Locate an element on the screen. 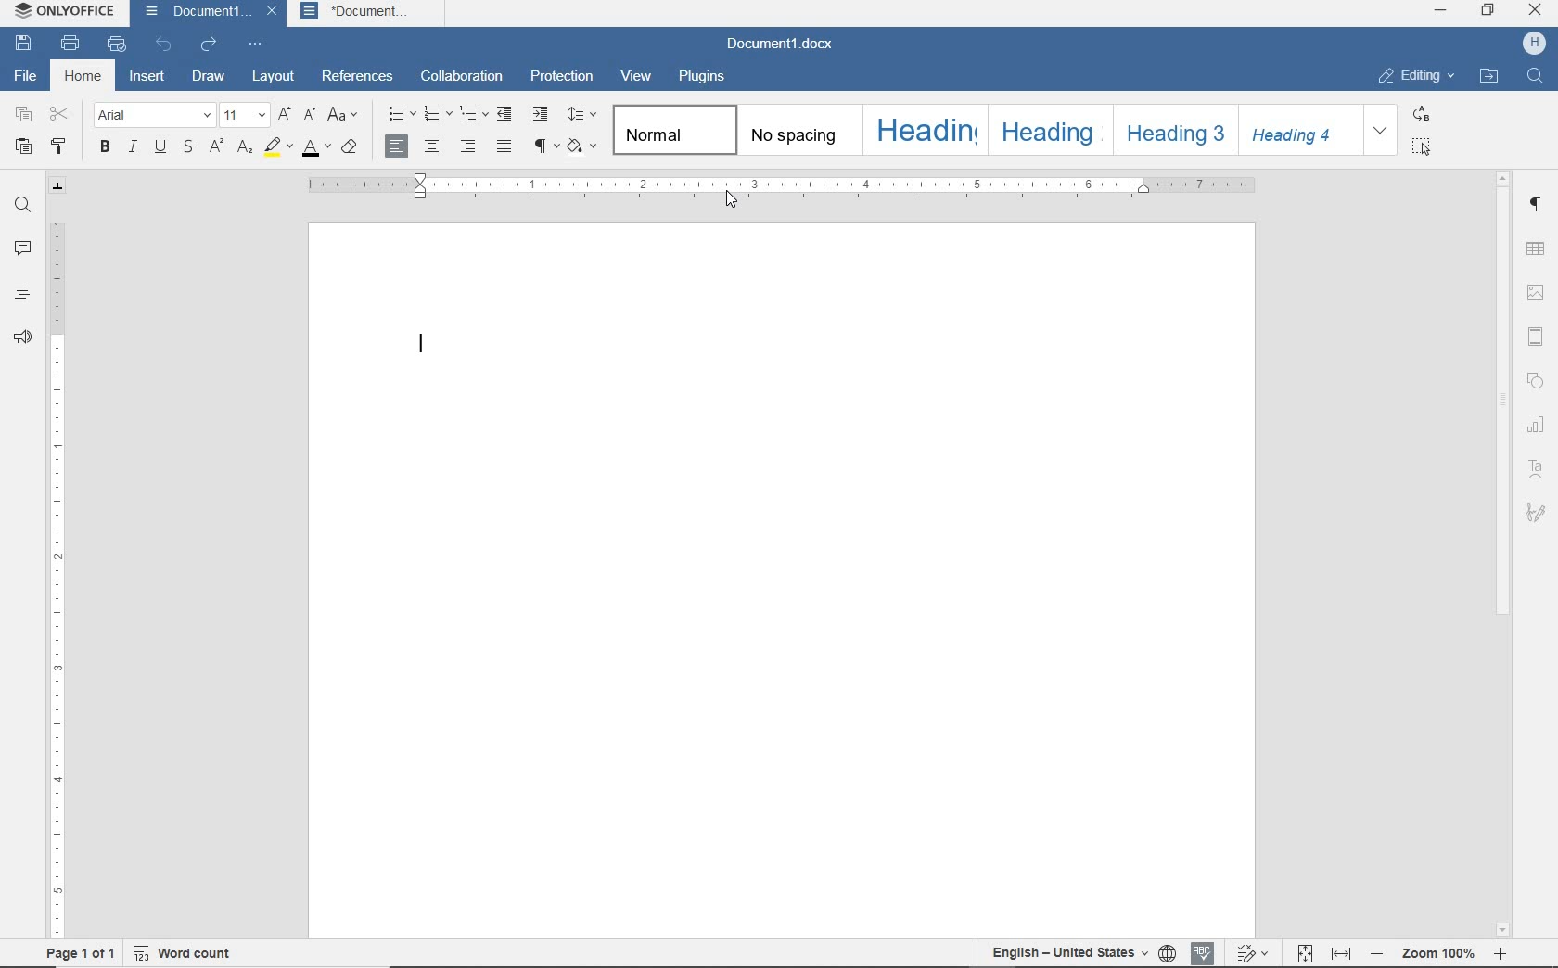 The width and height of the screenshot is (1558, 968). ALIGN RIGHT is located at coordinates (466, 146).